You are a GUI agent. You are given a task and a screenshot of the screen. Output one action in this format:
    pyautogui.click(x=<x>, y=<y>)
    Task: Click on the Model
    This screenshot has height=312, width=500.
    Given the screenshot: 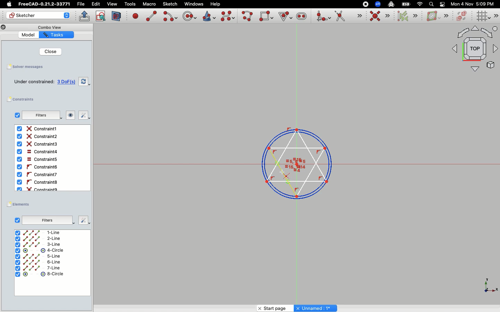 What is the action you would take?
    pyautogui.click(x=29, y=35)
    